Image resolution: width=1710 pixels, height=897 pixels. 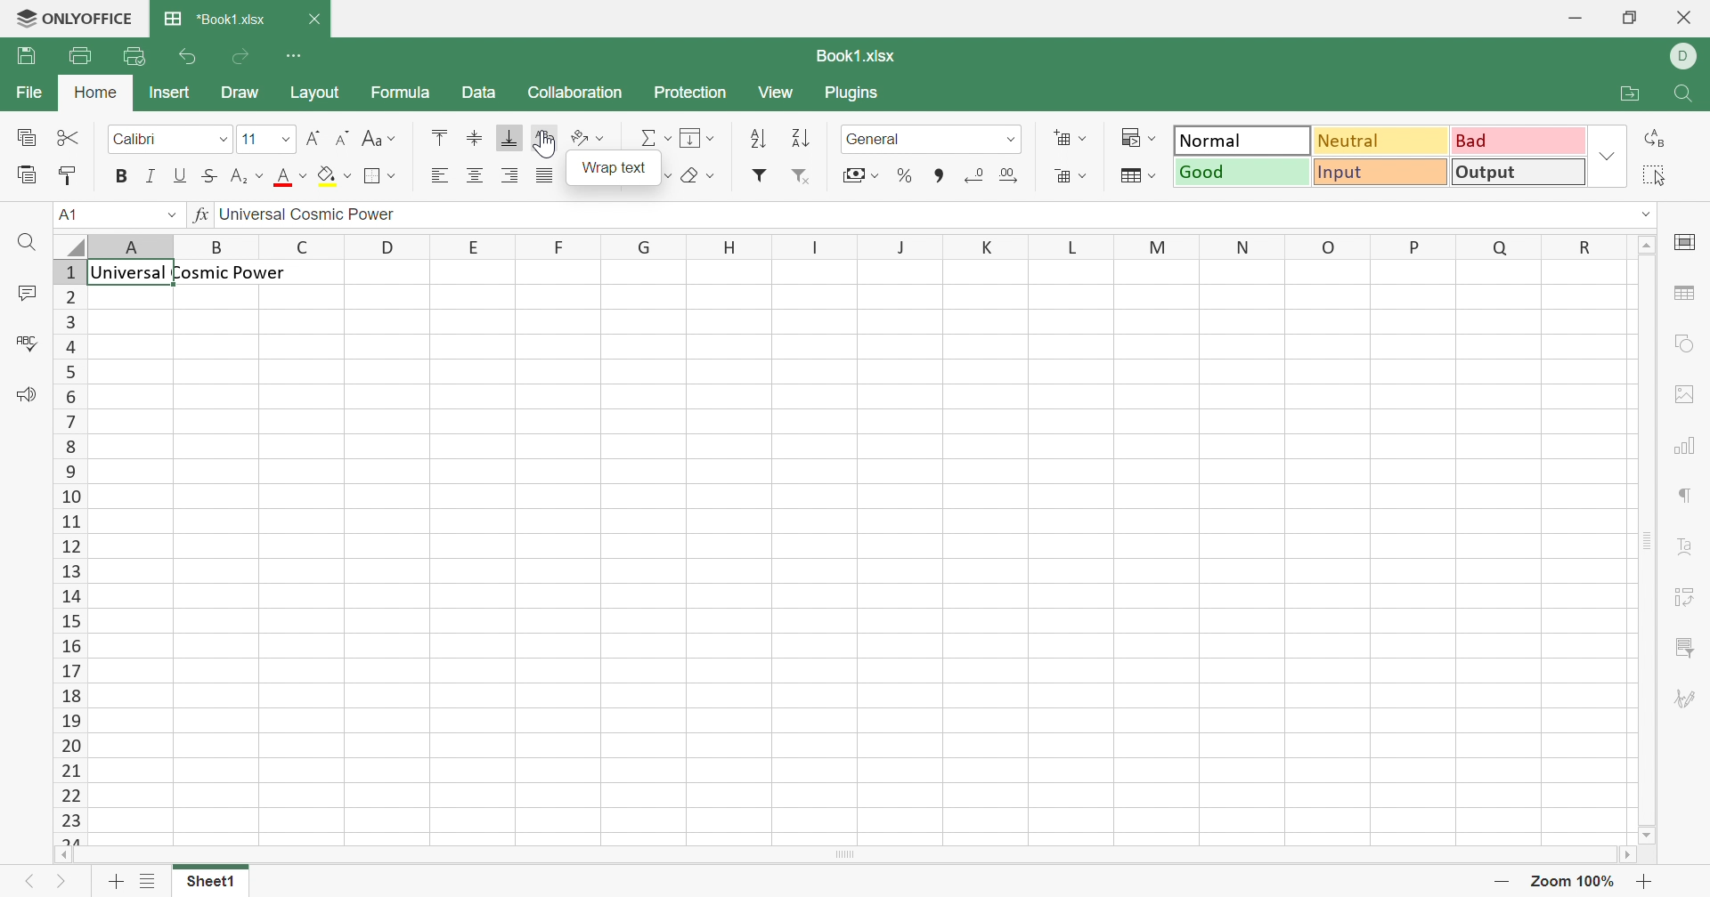 I want to click on Change case, so click(x=380, y=136).